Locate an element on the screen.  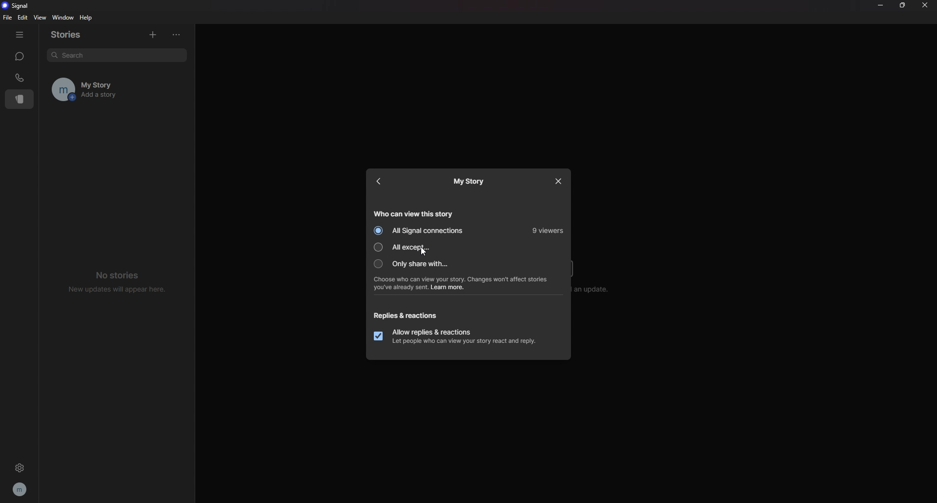
9 viewers is located at coordinates (547, 231).